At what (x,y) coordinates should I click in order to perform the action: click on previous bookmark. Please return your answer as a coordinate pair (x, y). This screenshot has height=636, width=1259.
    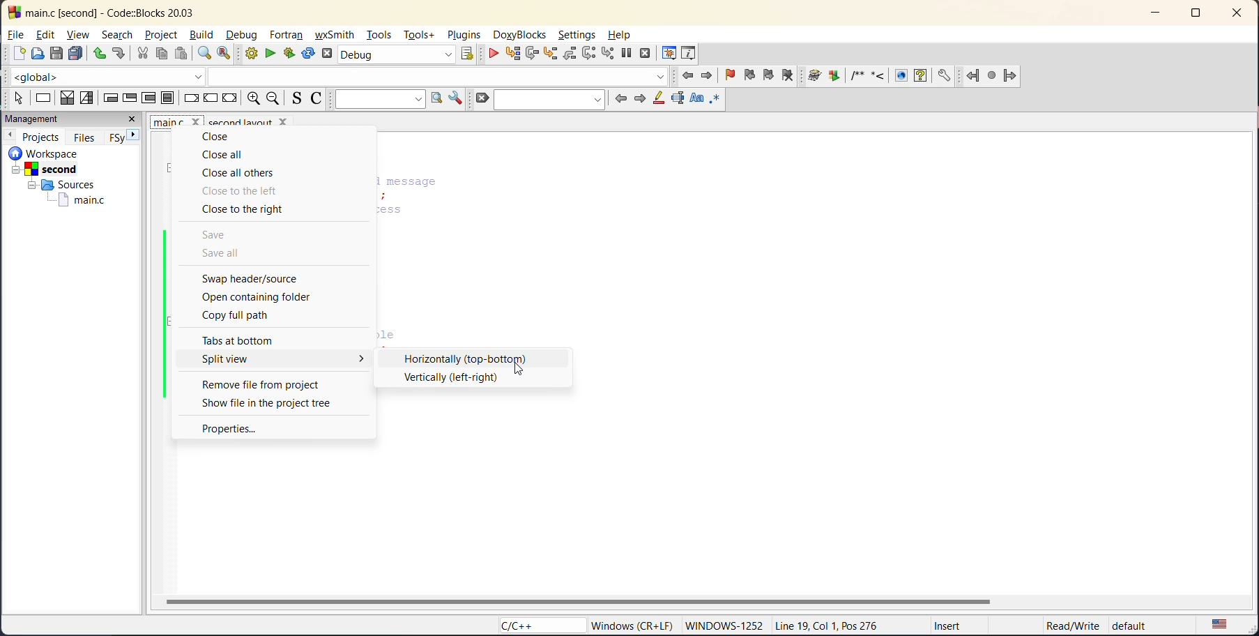
    Looking at the image, I should click on (749, 77).